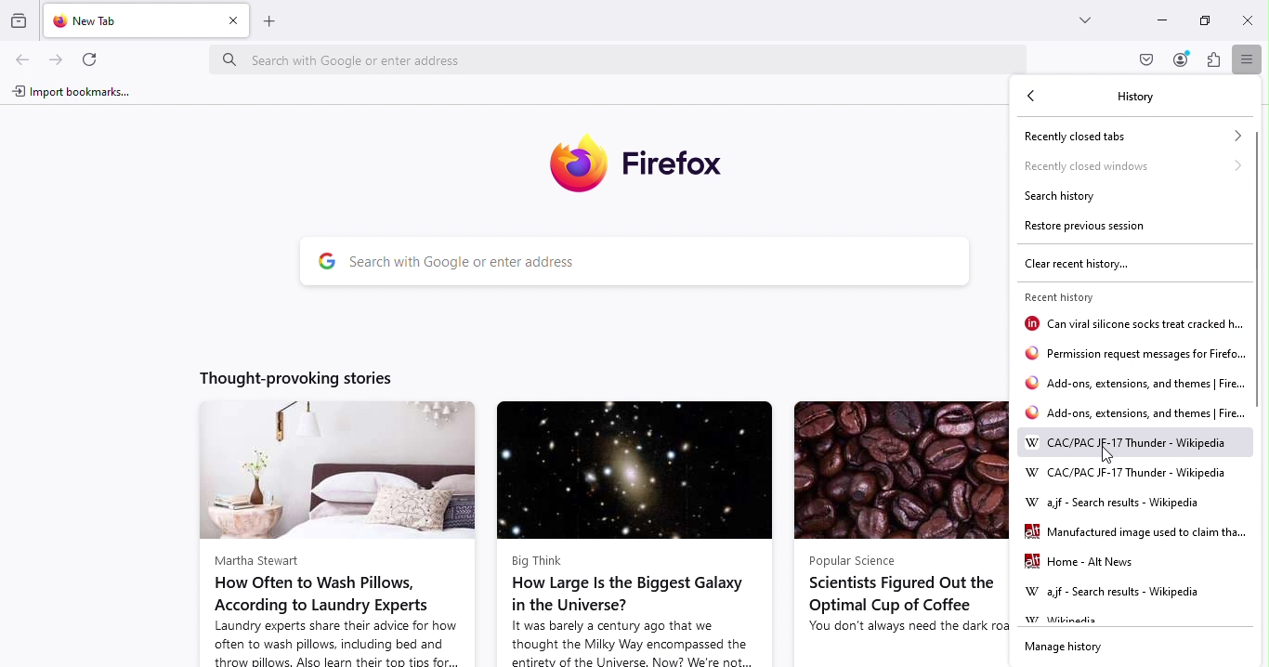  What do you see at coordinates (131, 22) in the screenshot?
I see `New tab` at bounding box center [131, 22].